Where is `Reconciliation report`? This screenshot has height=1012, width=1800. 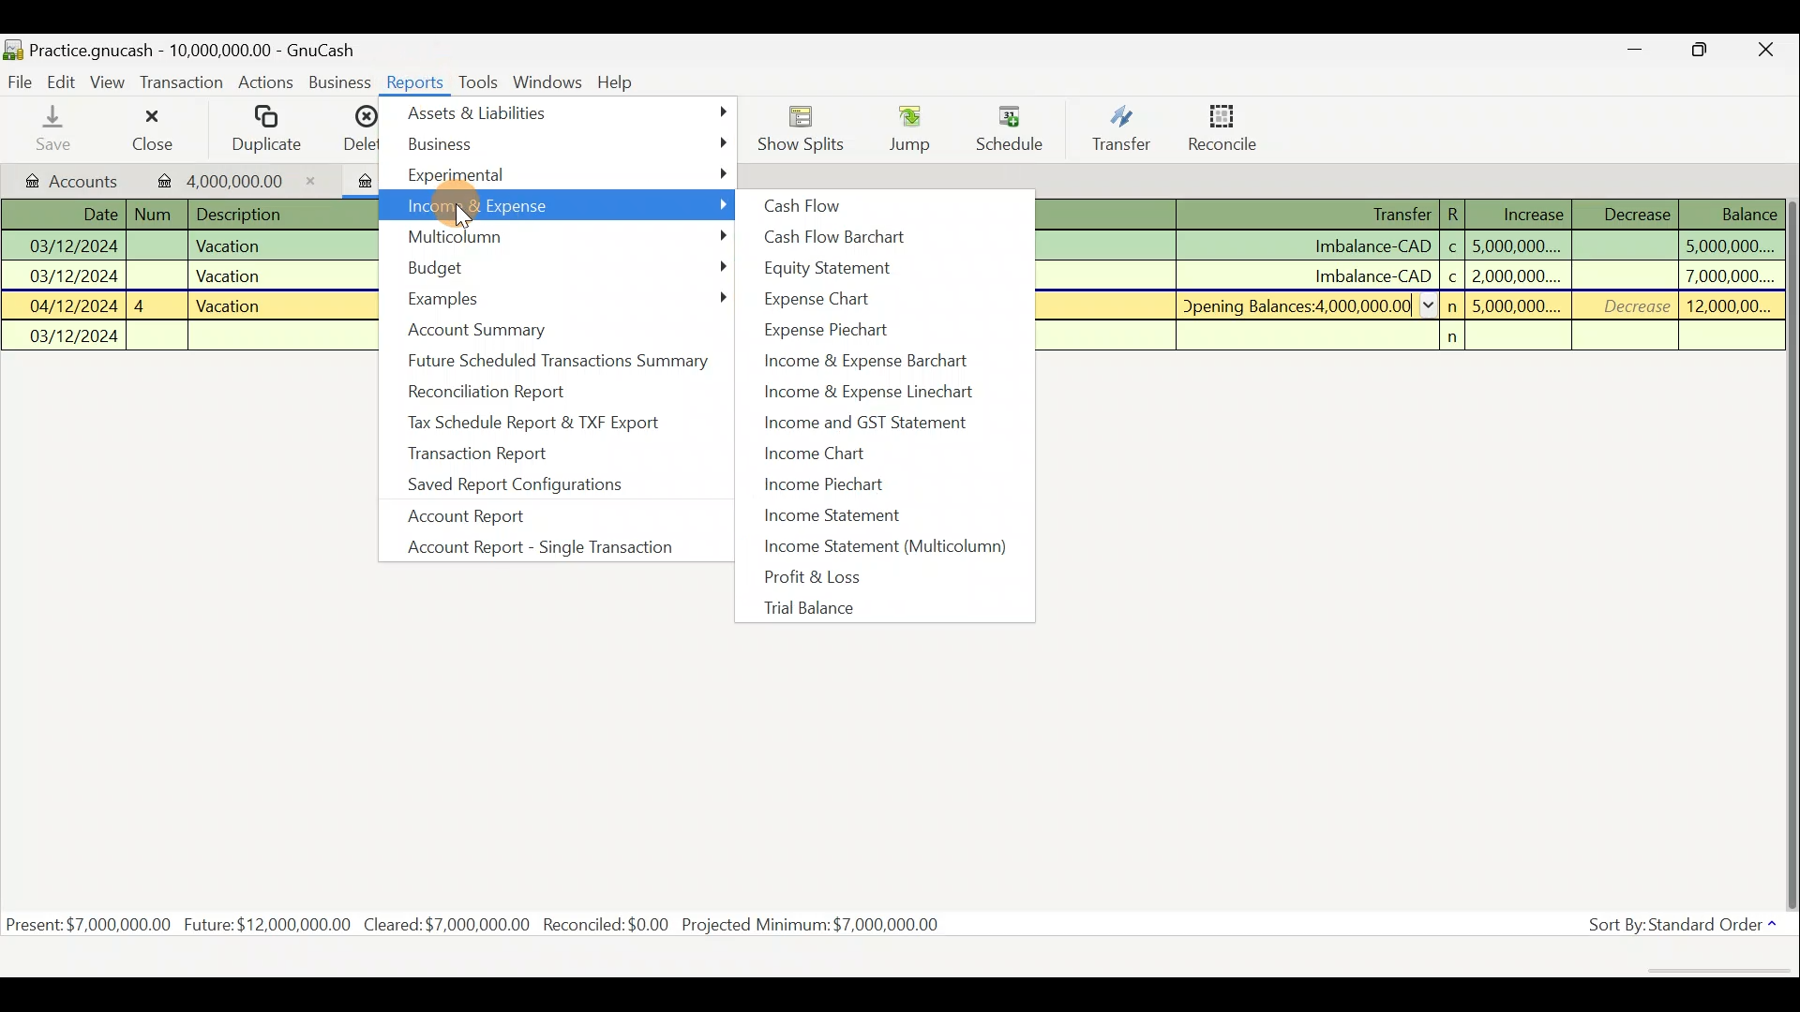 Reconciliation report is located at coordinates (511, 392).